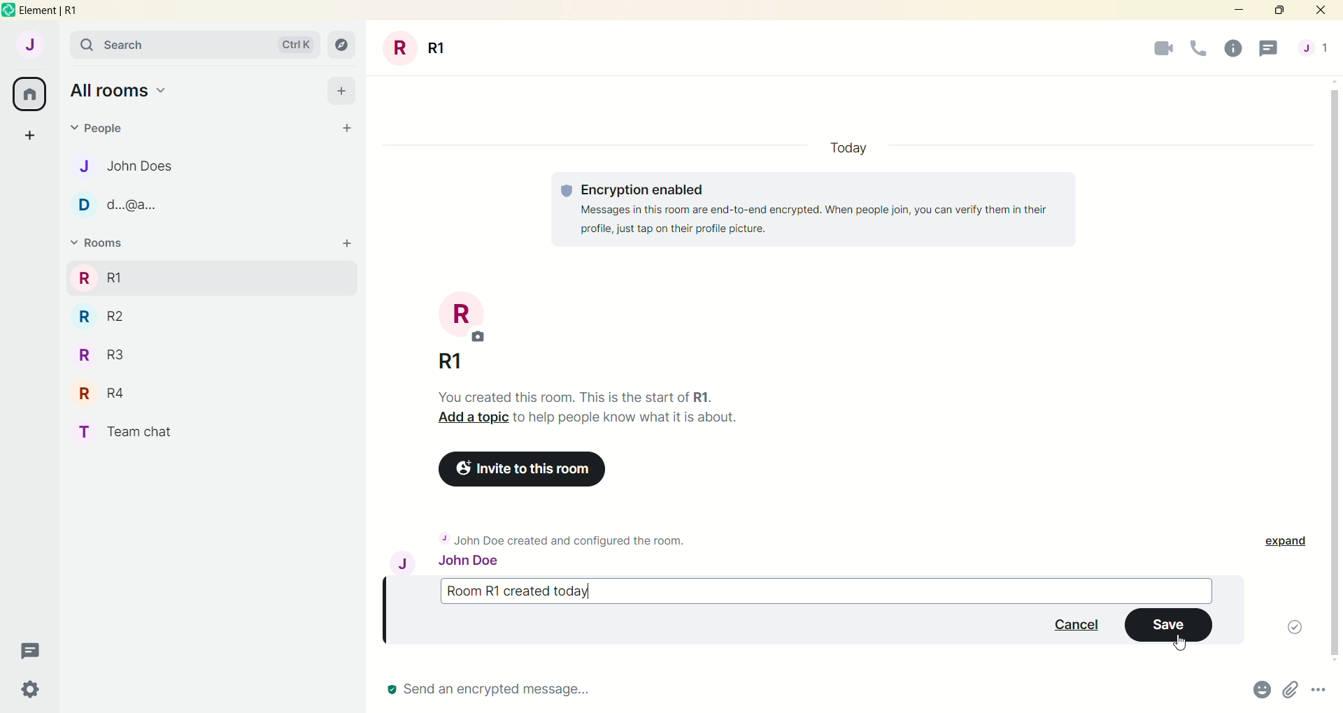 The height and width of the screenshot is (713, 1343). Describe the element at coordinates (30, 94) in the screenshot. I see `all rooms` at that location.